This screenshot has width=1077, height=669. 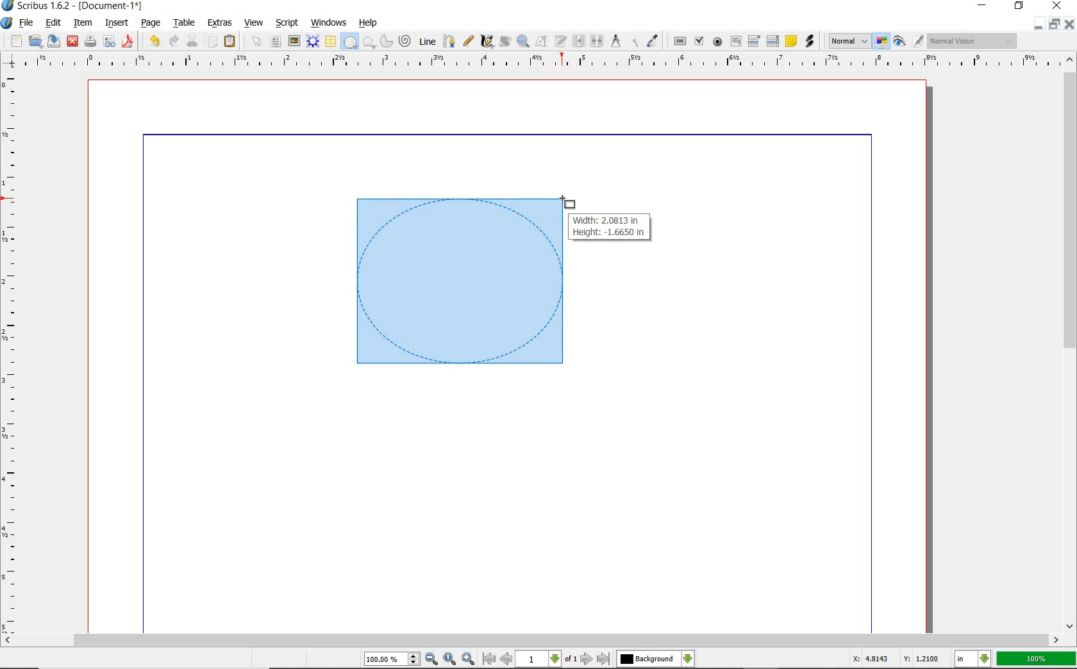 I want to click on UNDO, so click(x=154, y=41).